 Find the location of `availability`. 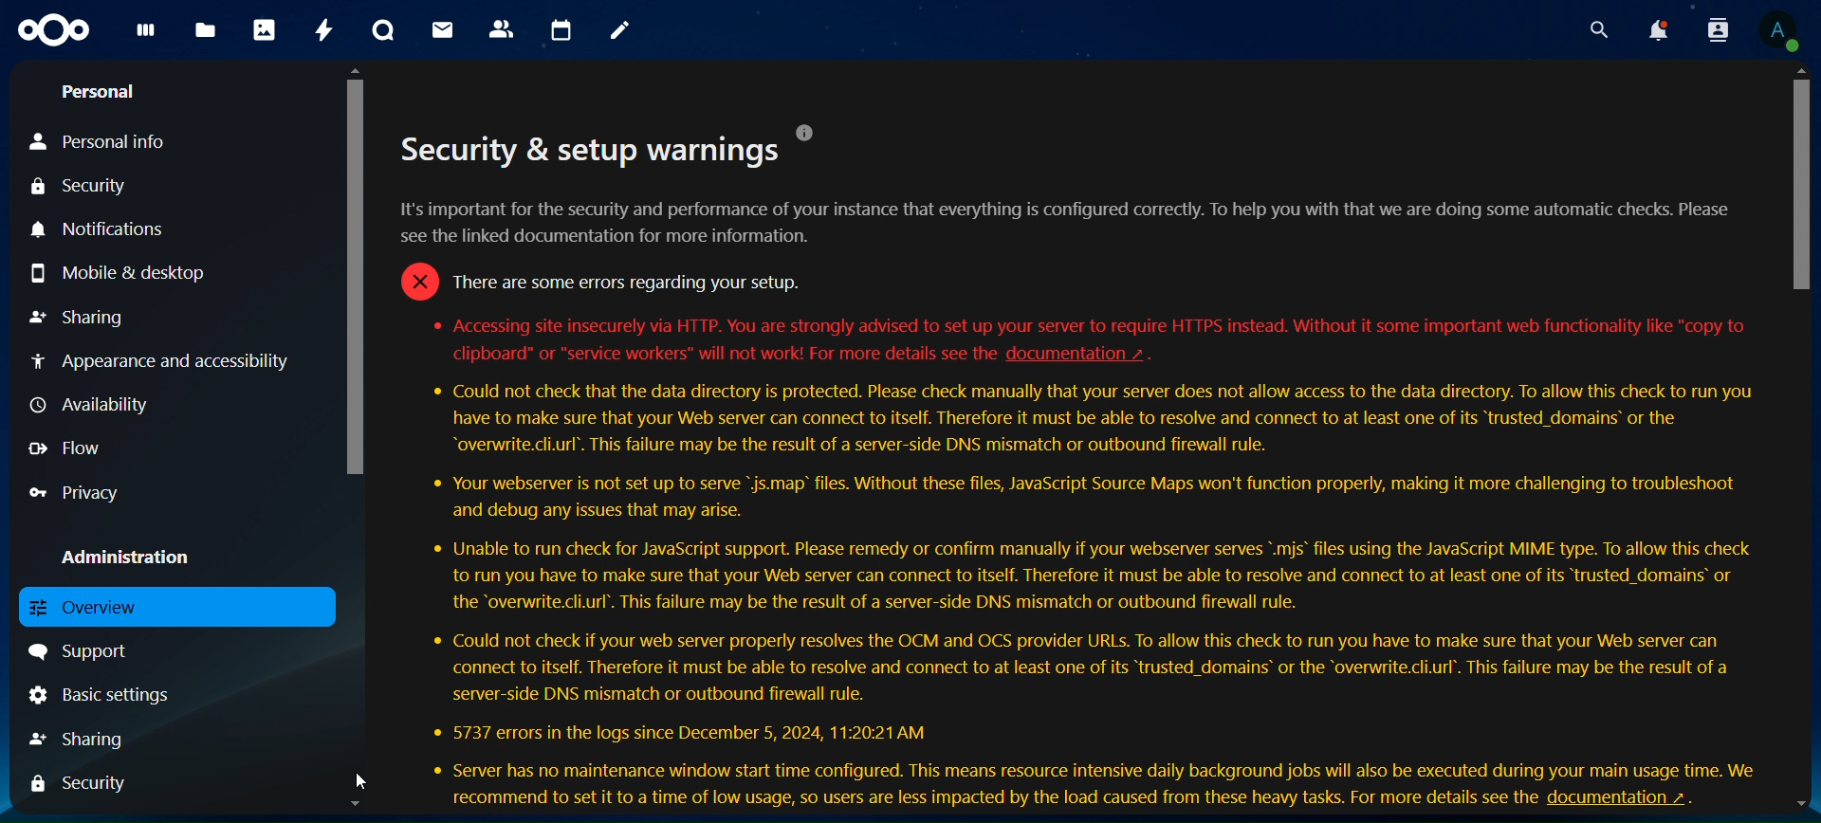

availability is located at coordinates (89, 407).